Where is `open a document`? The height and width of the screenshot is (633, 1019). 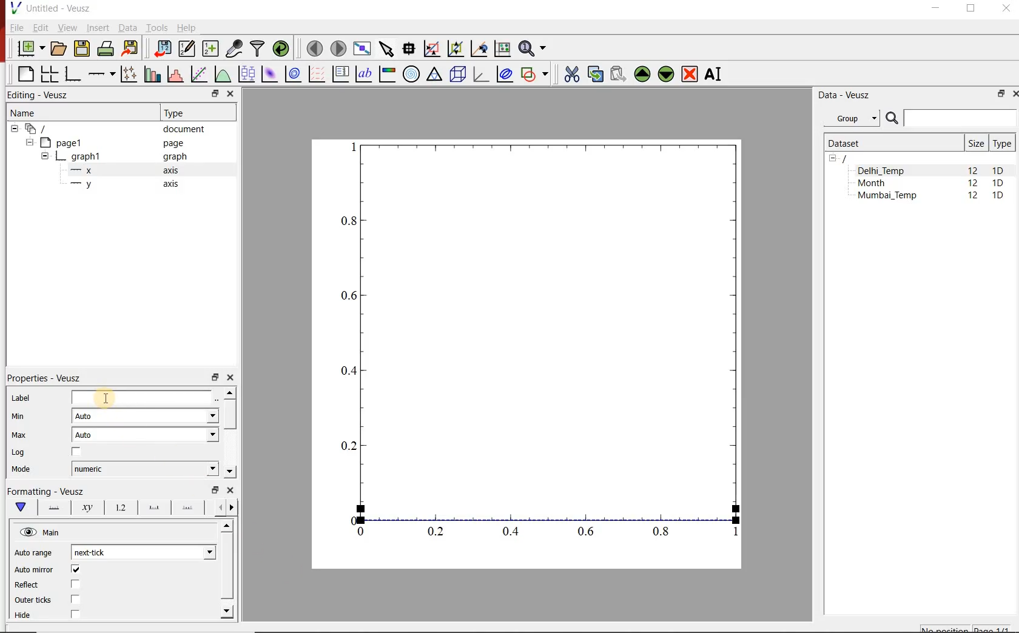
open a document is located at coordinates (58, 49).